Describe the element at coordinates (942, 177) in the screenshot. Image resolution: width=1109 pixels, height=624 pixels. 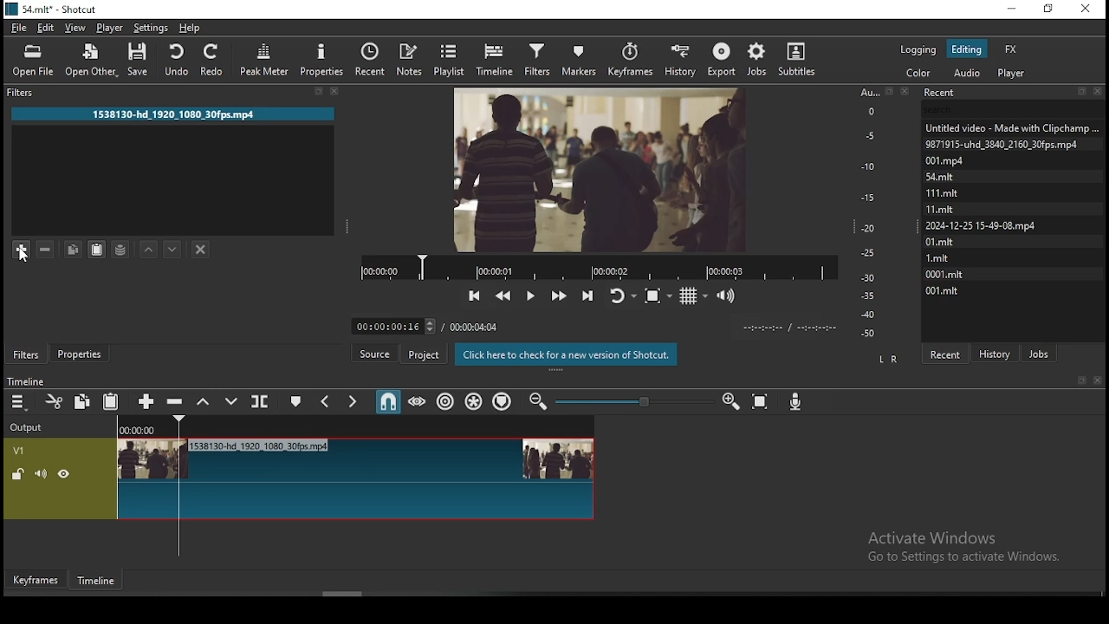
I see `54.mit` at that location.